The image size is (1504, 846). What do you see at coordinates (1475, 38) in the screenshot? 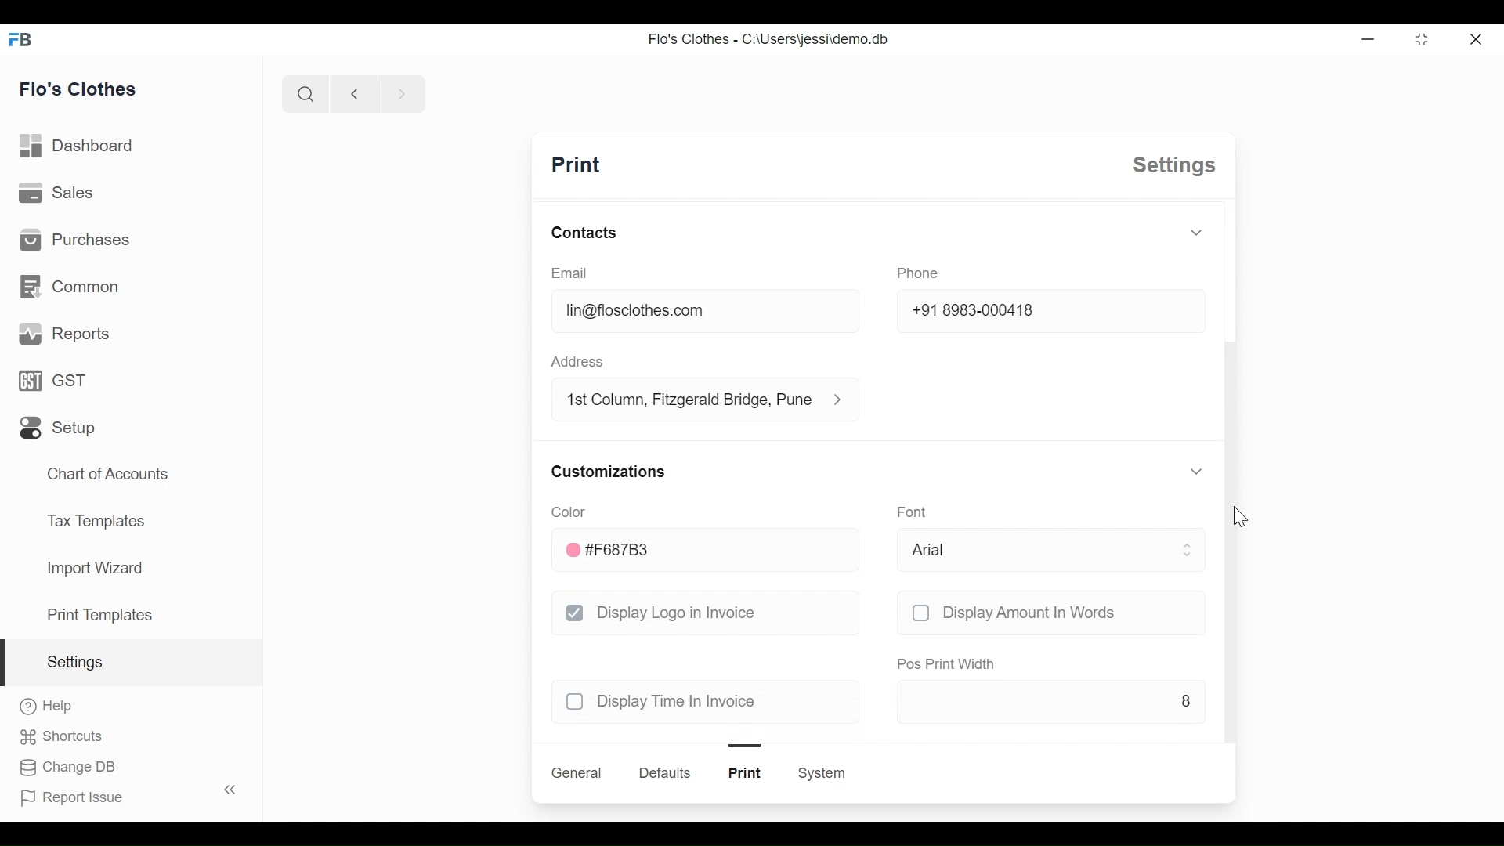
I see `close` at bounding box center [1475, 38].